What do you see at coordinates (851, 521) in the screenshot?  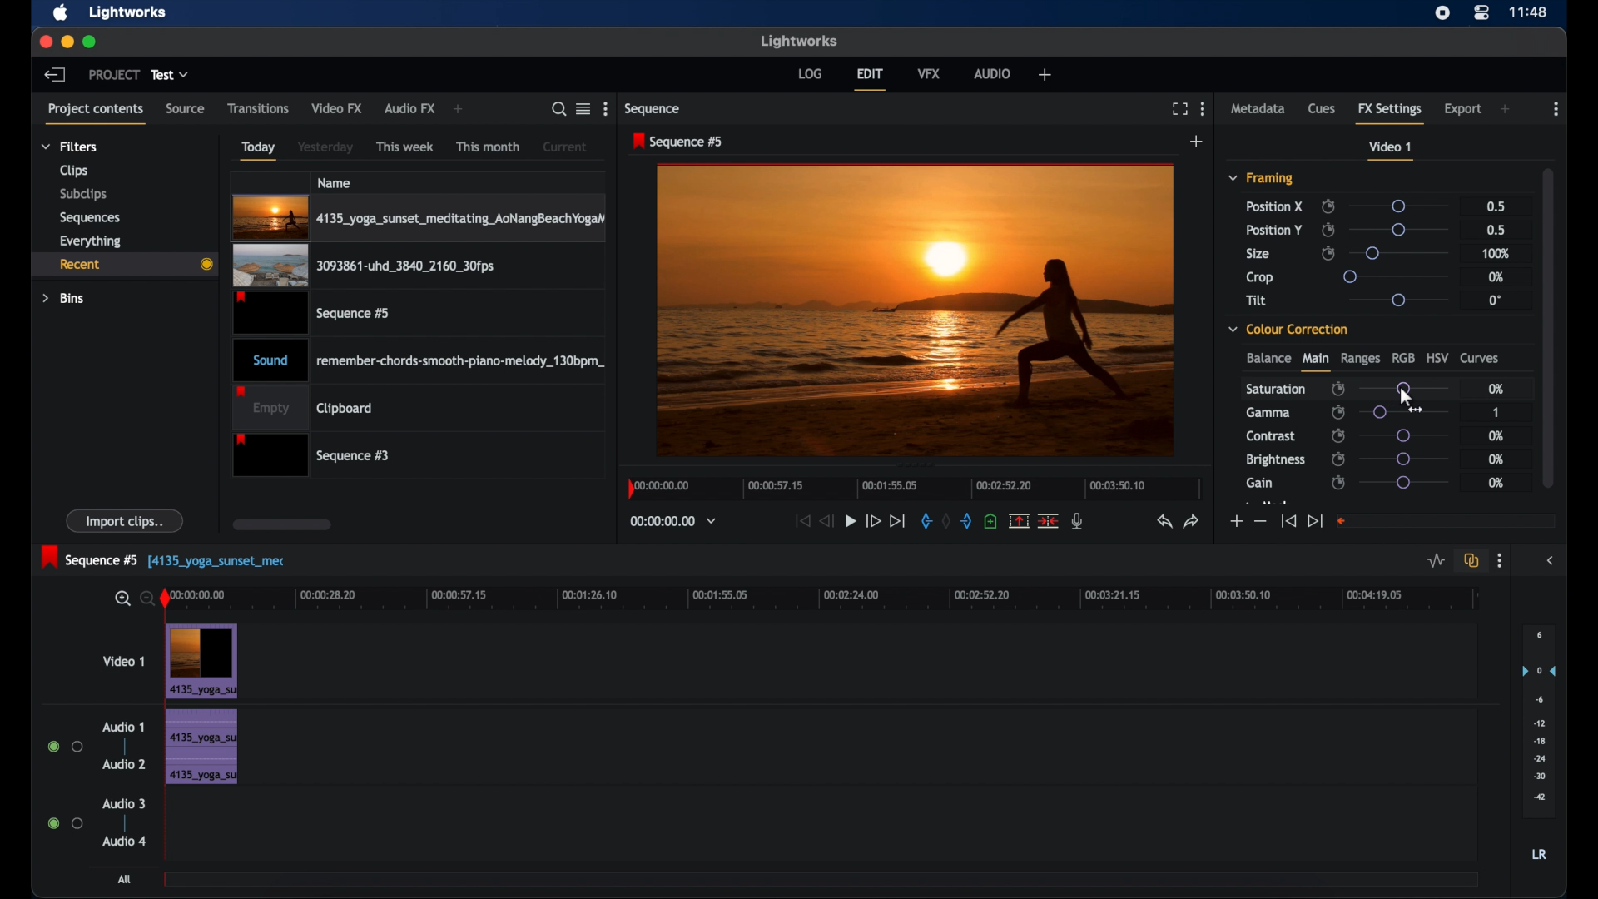 I see `play ` at bounding box center [851, 521].